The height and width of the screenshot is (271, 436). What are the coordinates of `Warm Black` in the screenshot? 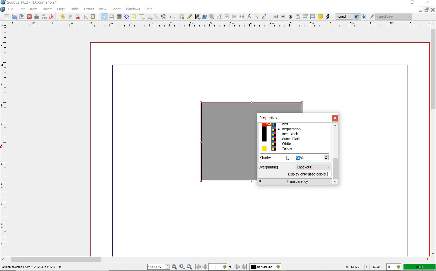 It's located at (294, 139).